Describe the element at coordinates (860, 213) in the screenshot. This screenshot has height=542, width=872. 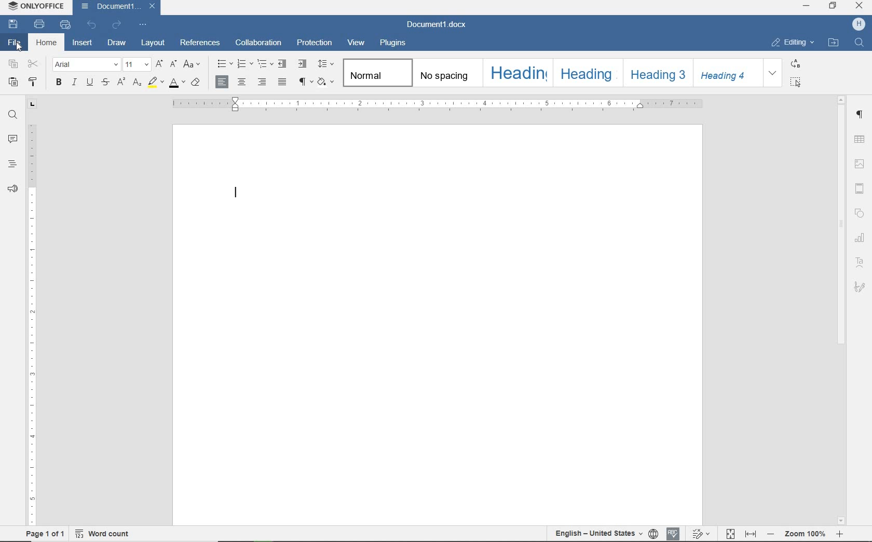
I see `shape` at that location.